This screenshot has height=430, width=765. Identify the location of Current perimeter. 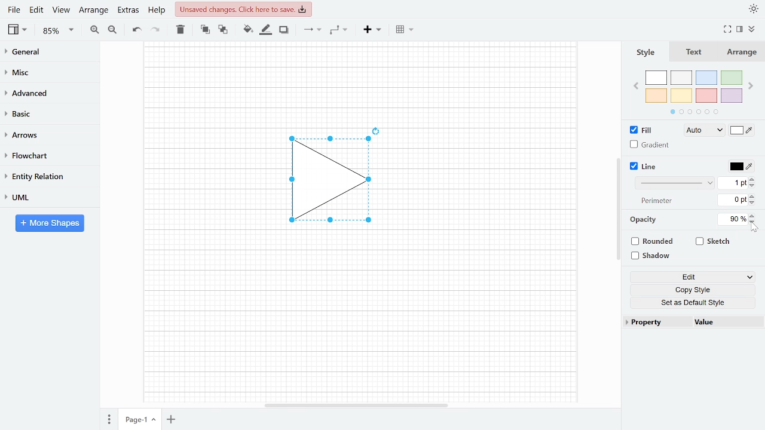
(733, 201).